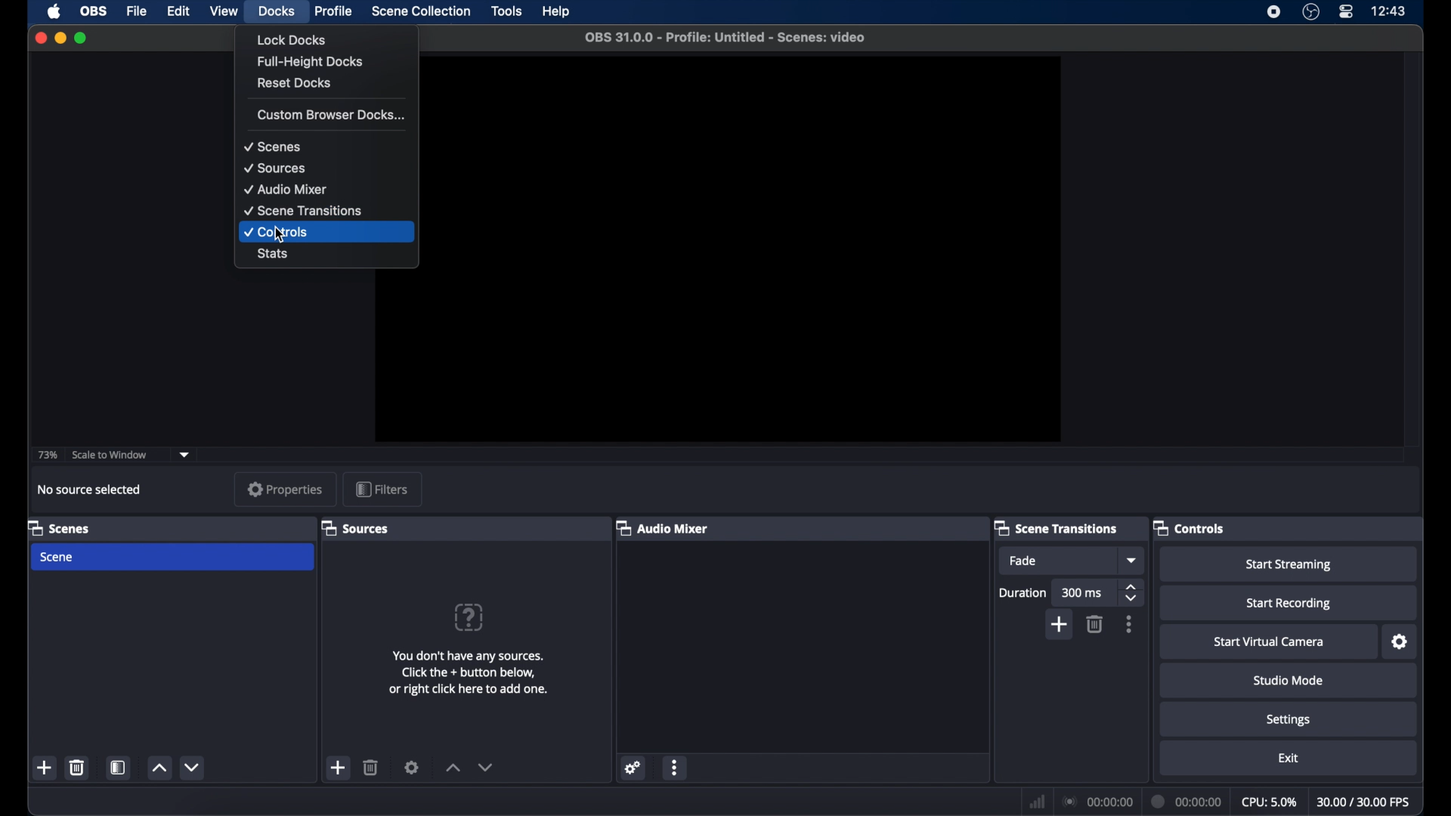  I want to click on decrement, so click(487, 767).